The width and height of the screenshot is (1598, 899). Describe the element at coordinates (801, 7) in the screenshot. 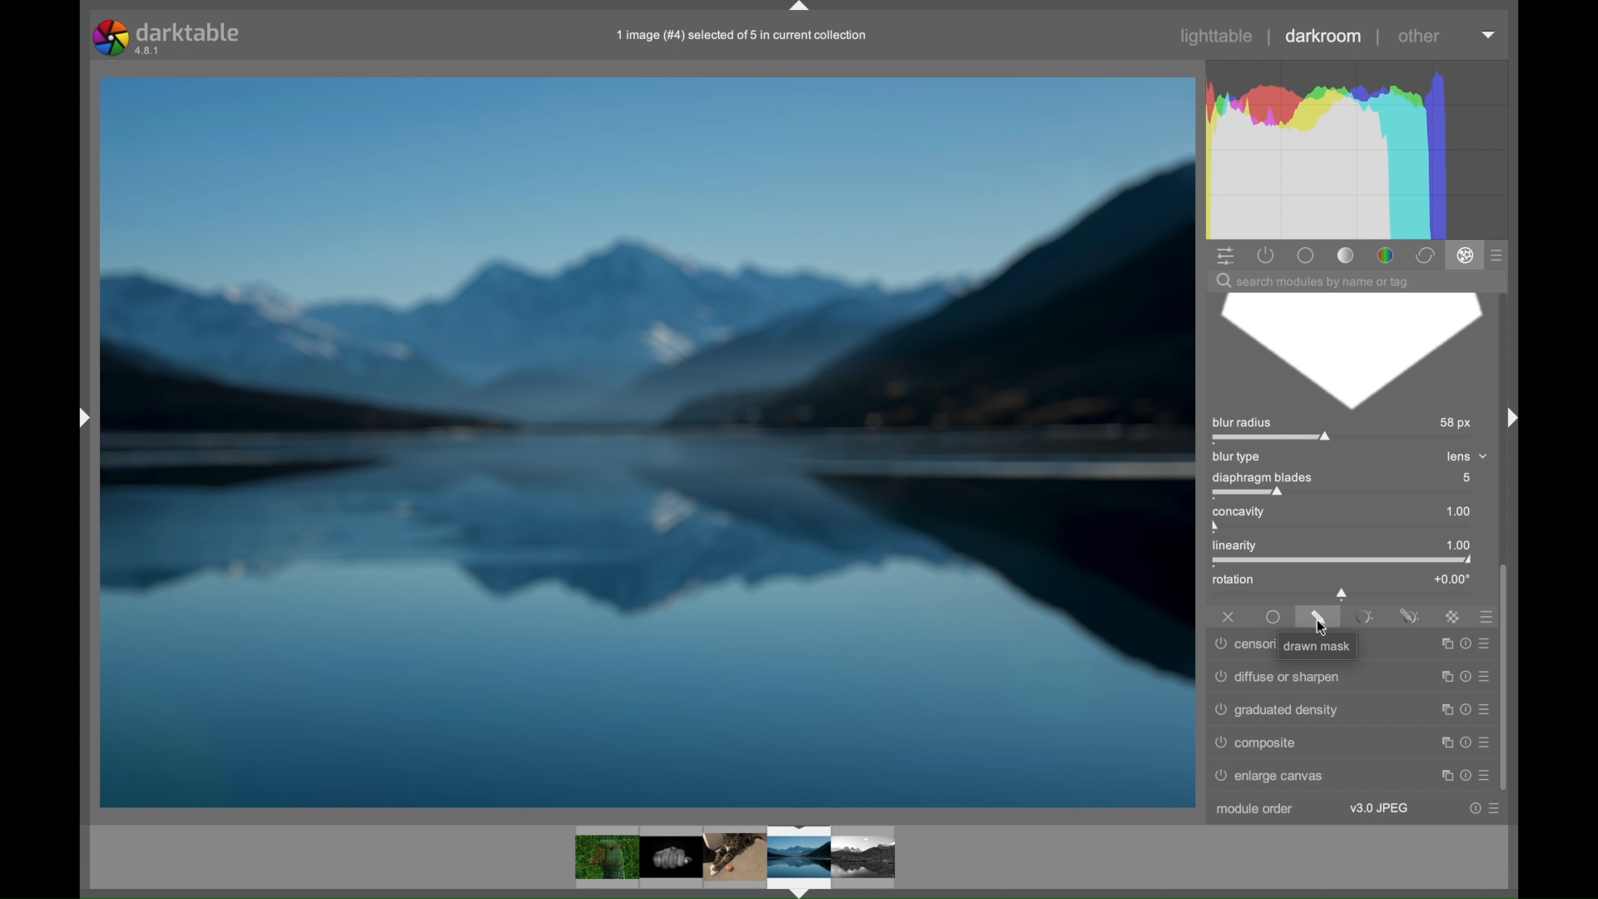

I see `drag handle` at that location.